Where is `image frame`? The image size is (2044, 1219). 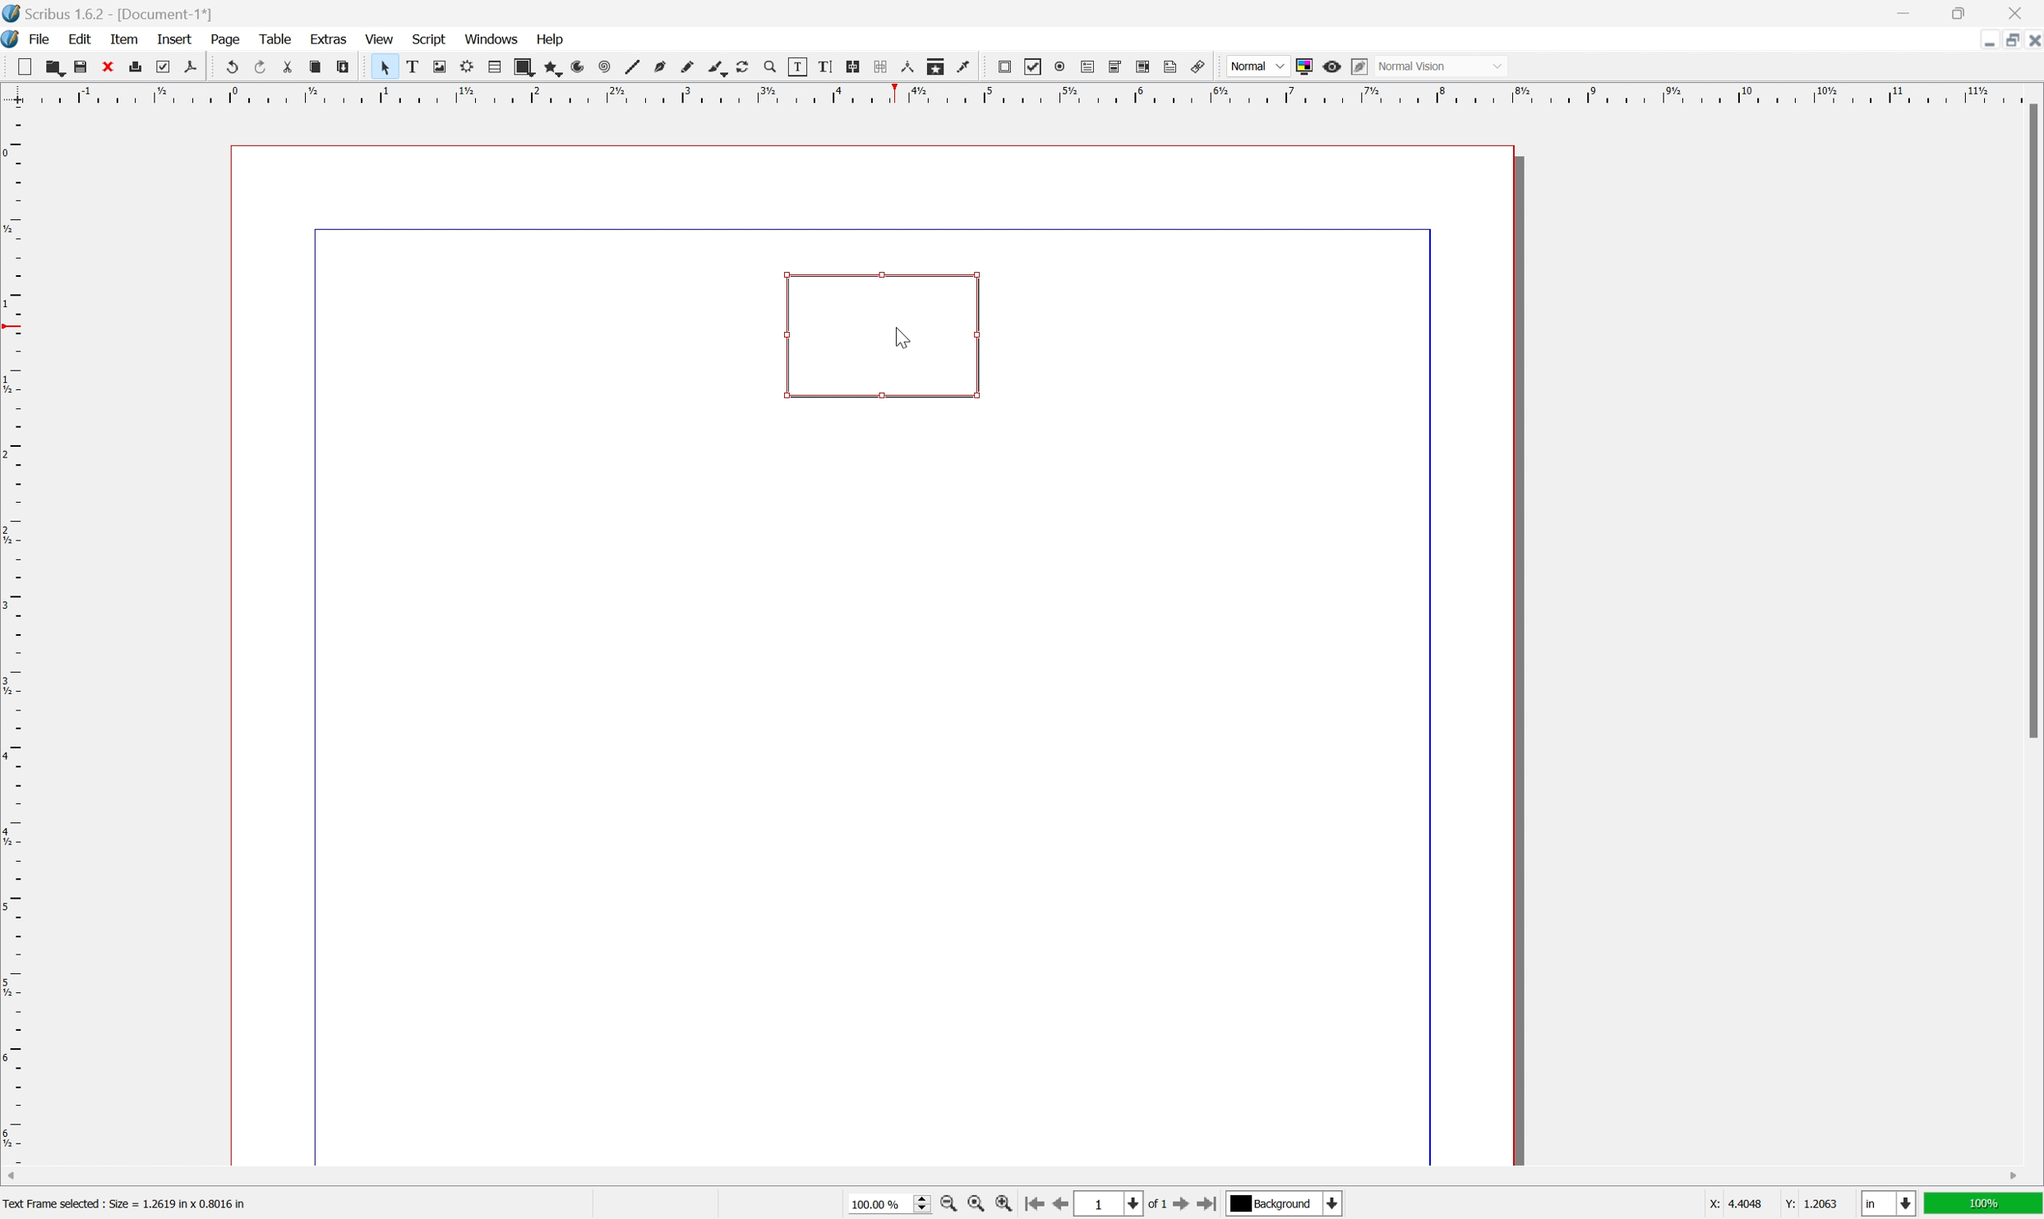 image frame is located at coordinates (441, 67).